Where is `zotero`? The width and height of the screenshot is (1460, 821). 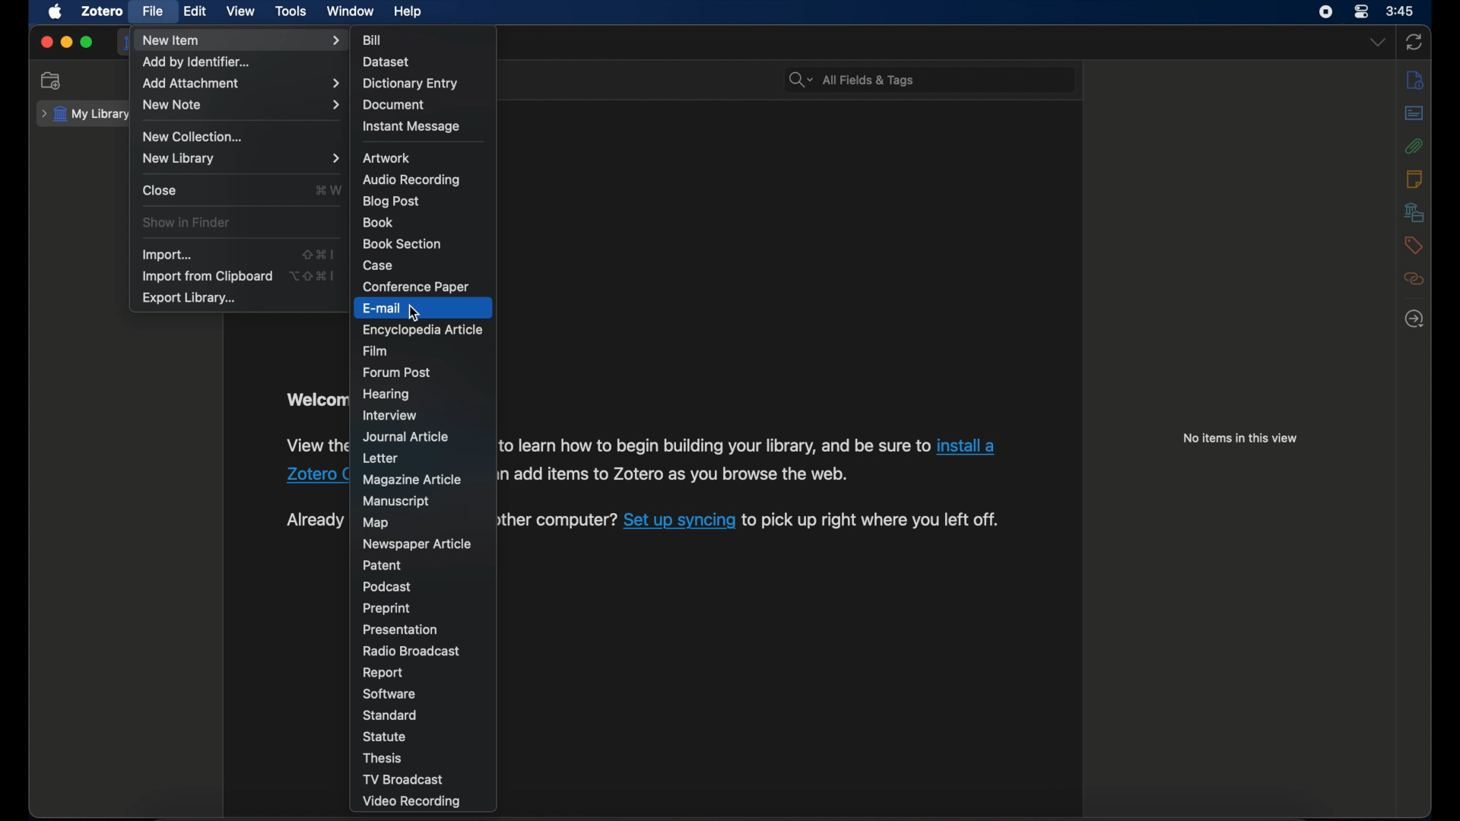
zotero is located at coordinates (100, 11).